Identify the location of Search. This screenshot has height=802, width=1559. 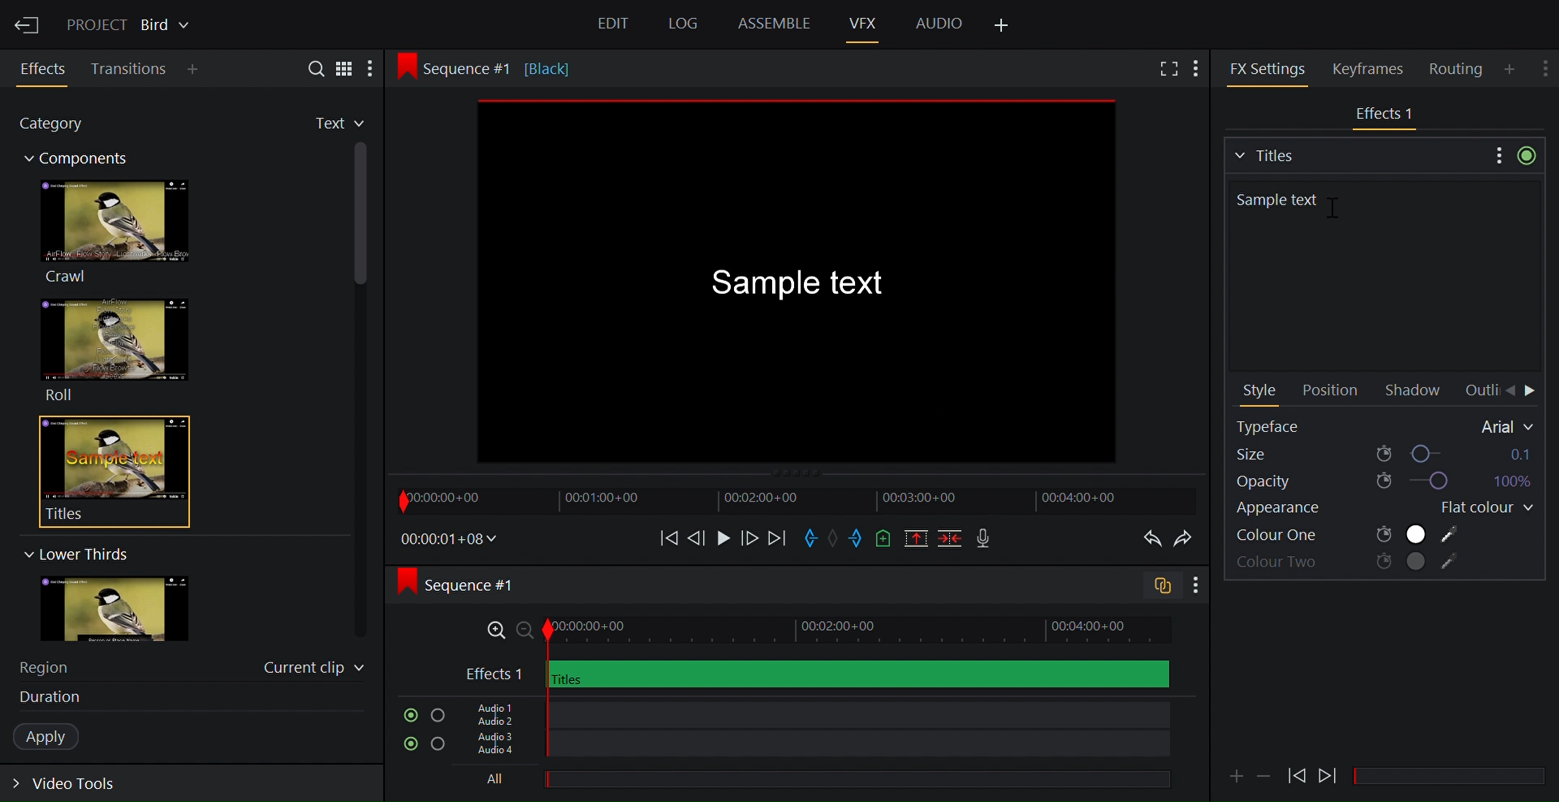
(309, 67).